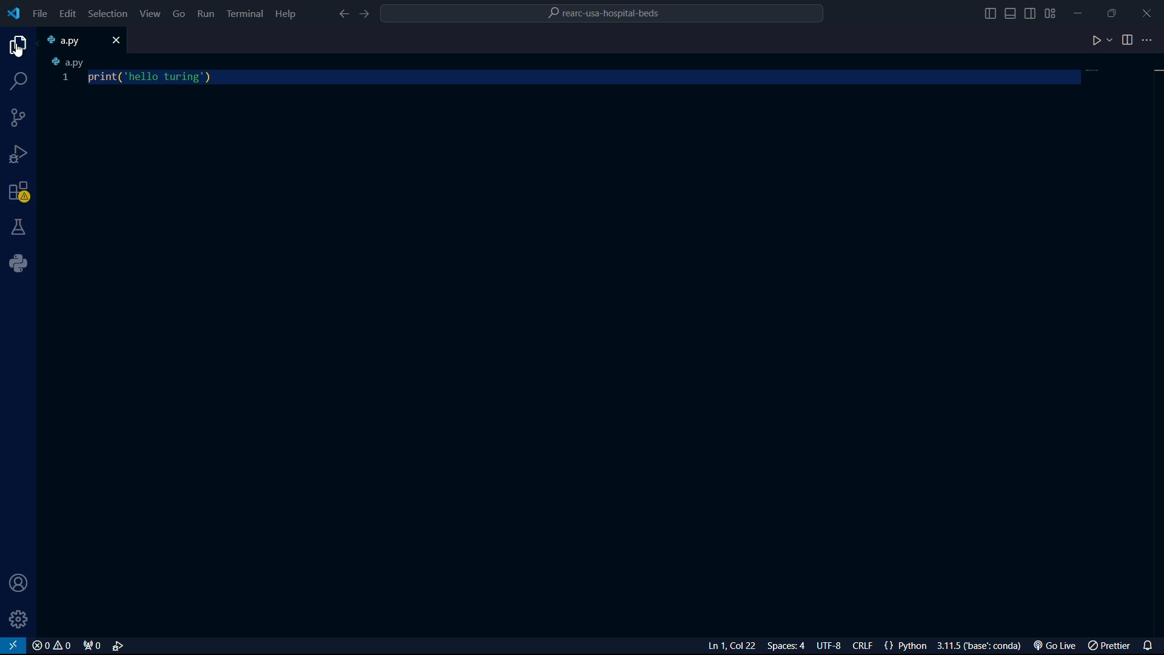 The image size is (1164, 655). What do you see at coordinates (174, 79) in the screenshot?
I see `code` at bounding box center [174, 79].